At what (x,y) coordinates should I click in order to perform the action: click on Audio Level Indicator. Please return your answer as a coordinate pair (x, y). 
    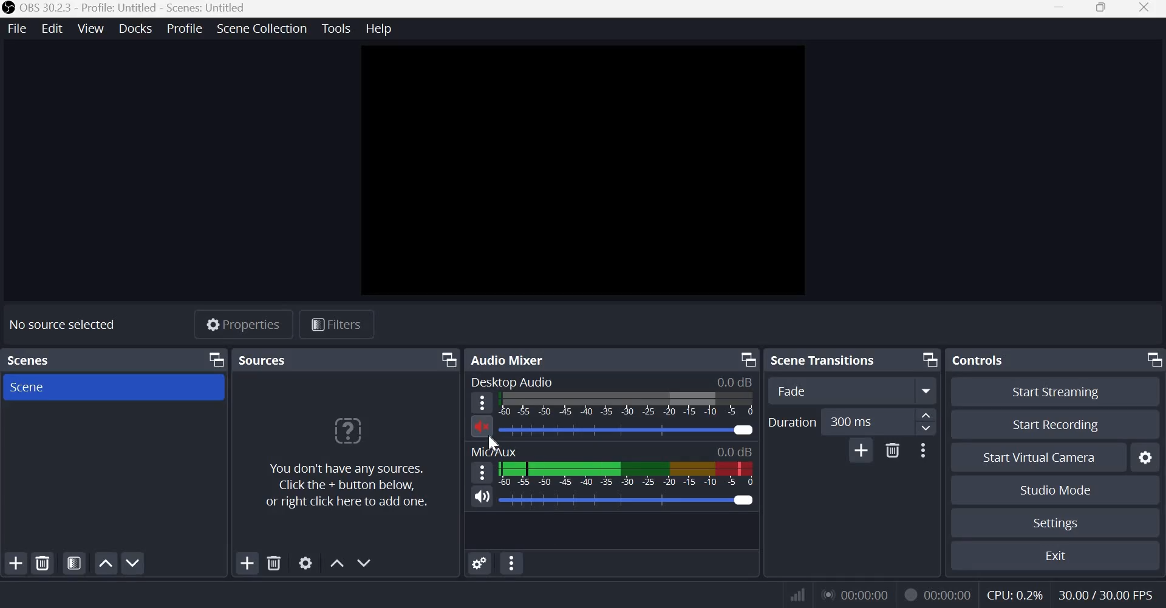
    Looking at the image, I should click on (735, 382).